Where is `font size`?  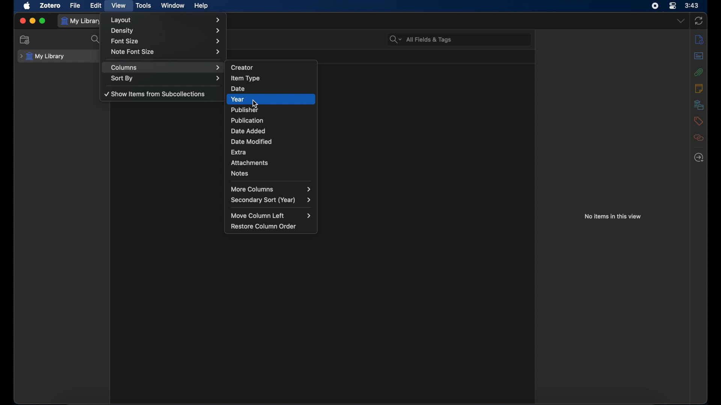
font size is located at coordinates (165, 40).